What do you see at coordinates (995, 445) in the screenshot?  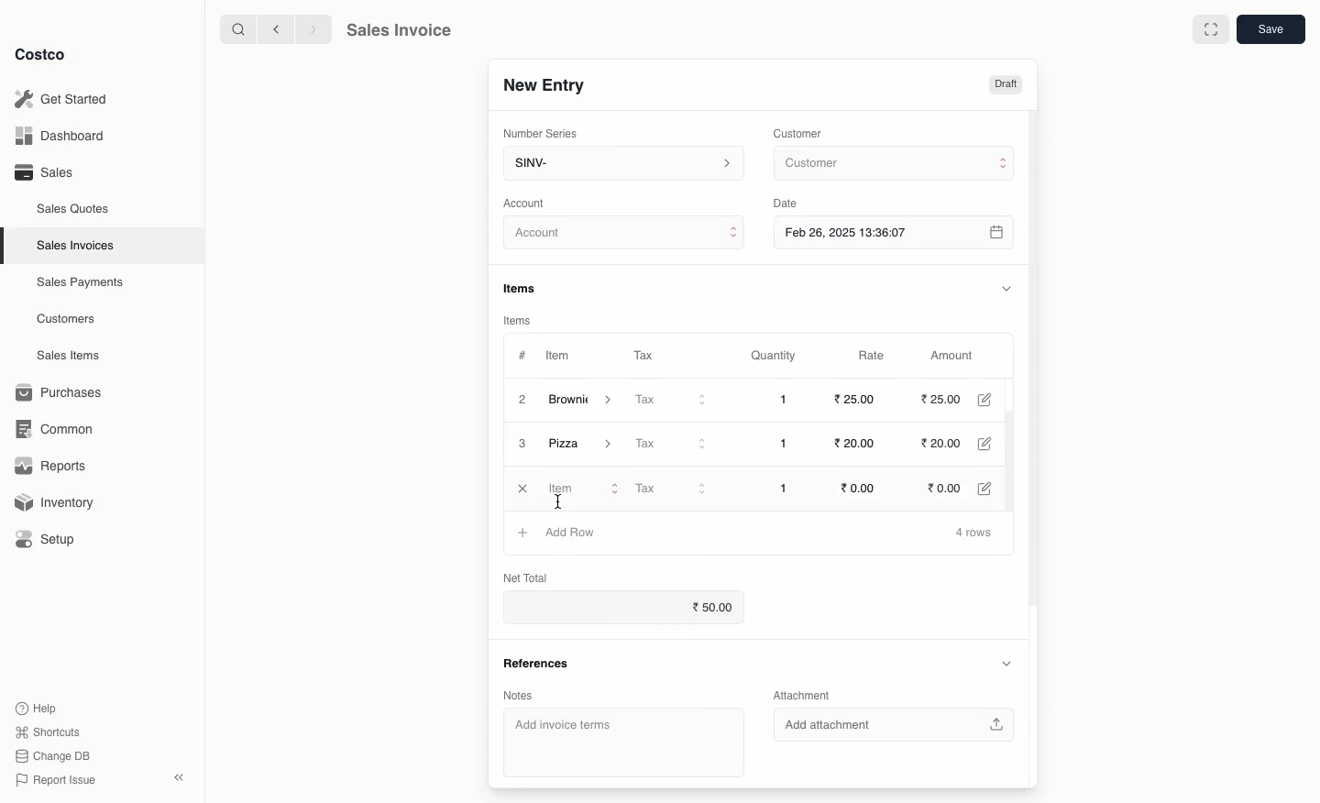 I see `Edit` at bounding box center [995, 445].